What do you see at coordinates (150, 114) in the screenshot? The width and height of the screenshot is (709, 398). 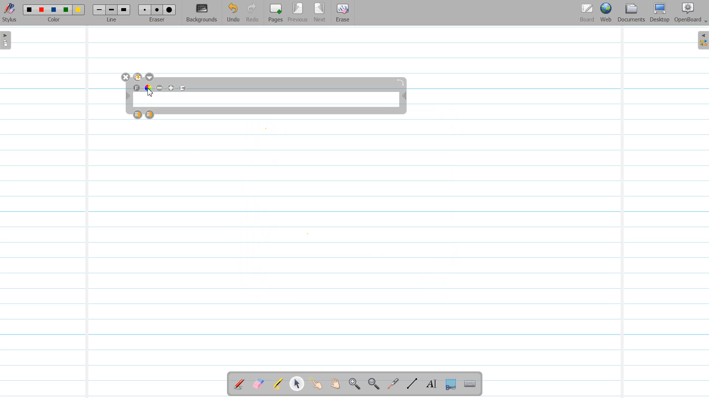 I see `Layer Down` at bounding box center [150, 114].